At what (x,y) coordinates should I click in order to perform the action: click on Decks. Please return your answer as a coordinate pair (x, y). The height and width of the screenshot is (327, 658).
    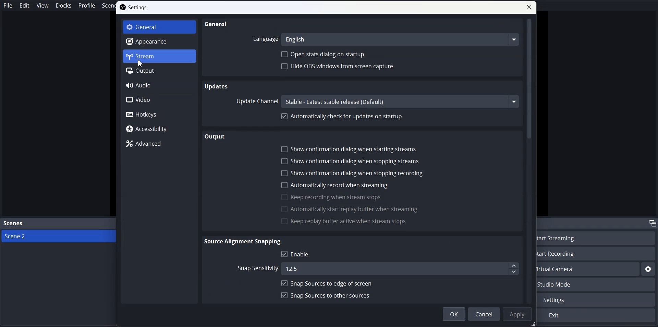
    Looking at the image, I should click on (64, 5).